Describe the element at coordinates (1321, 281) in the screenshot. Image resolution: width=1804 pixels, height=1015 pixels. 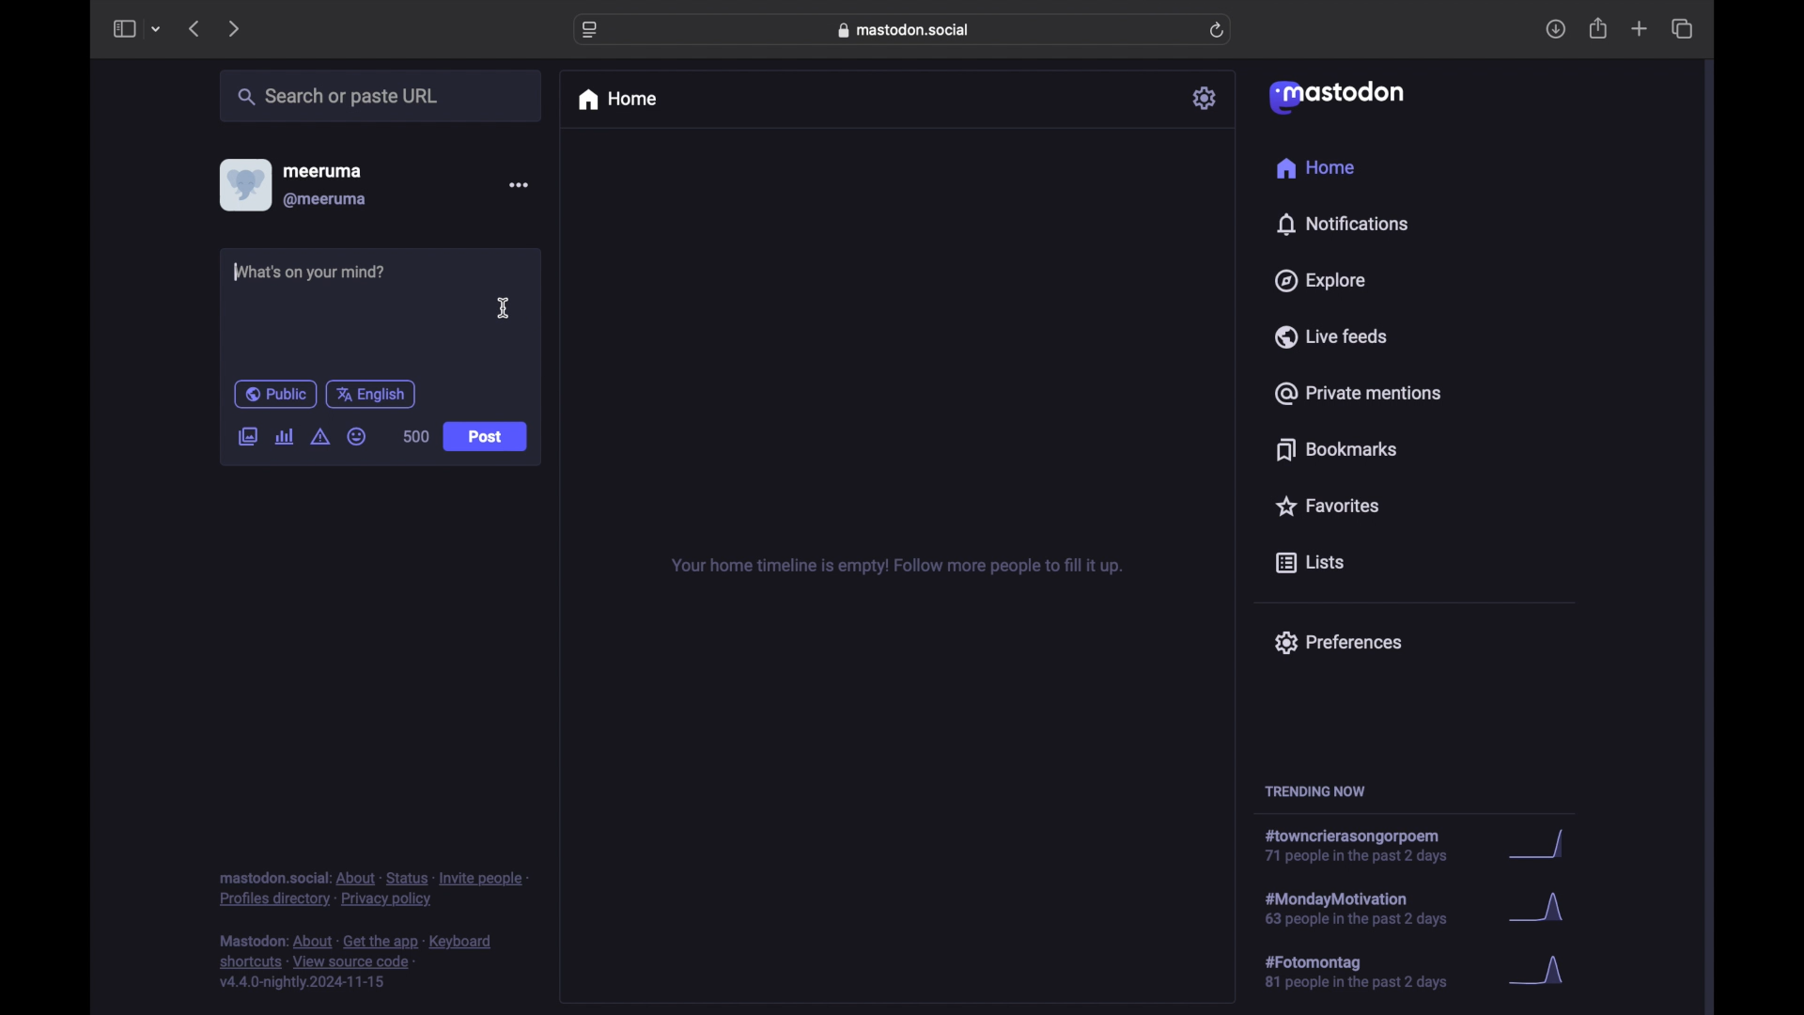
I see `explore` at that location.